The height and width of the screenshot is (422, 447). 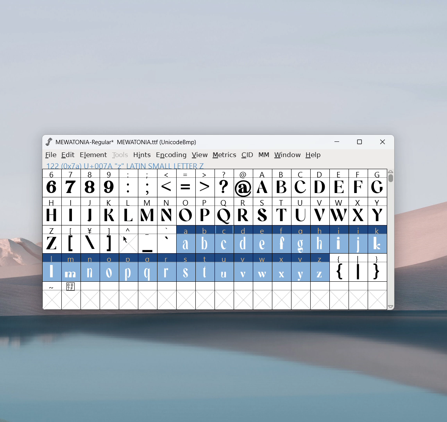 What do you see at coordinates (50, 155) in the screenshot?
I see `file` at bounding box center [50, 155].